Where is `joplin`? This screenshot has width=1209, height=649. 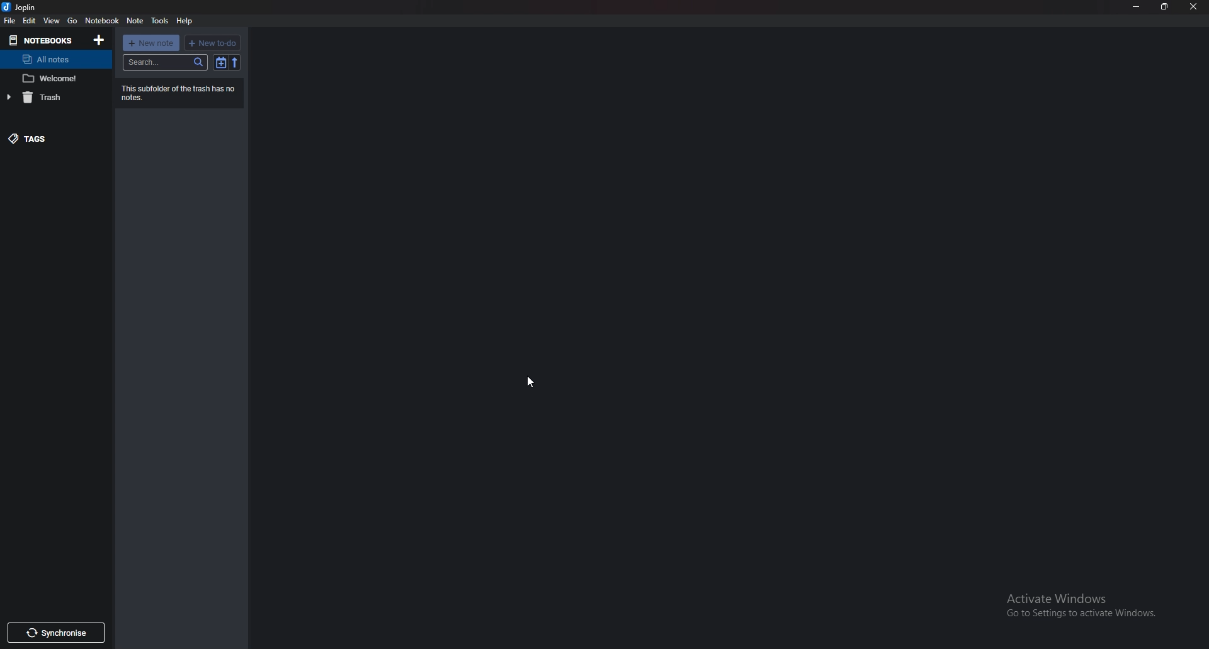
joplin is located at coordinates (21, 7).